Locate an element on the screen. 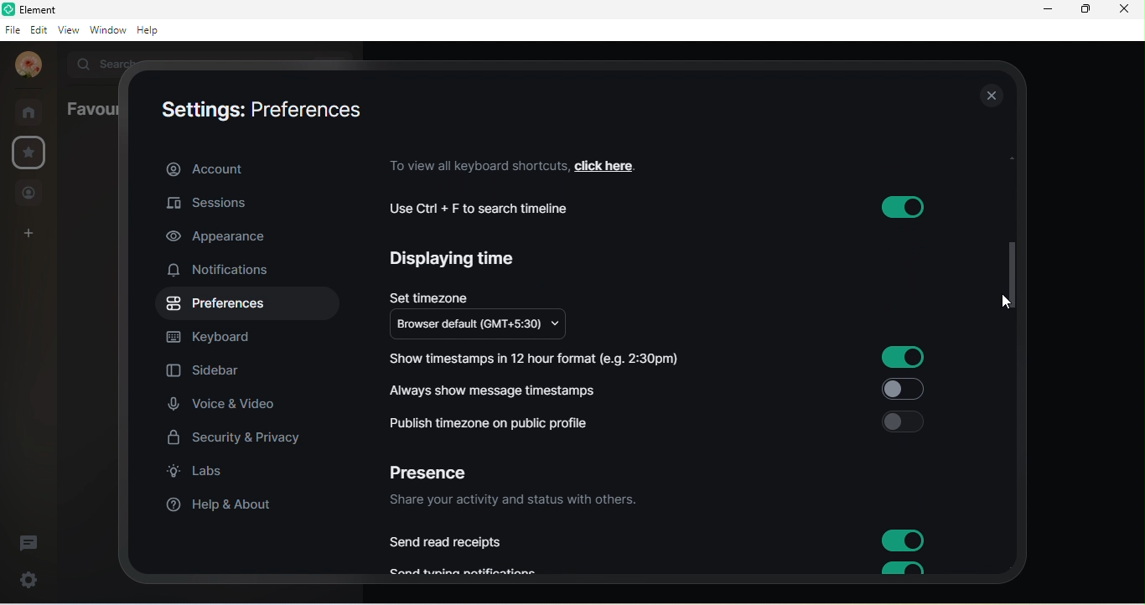  voice and video is located at coordinates (227, 406).